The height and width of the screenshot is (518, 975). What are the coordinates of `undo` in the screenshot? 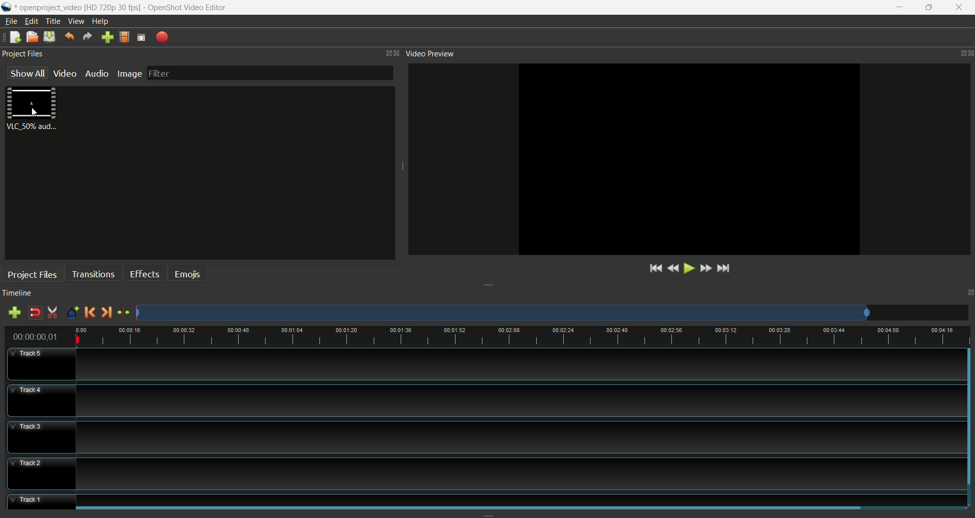 It's located at (68, 36).